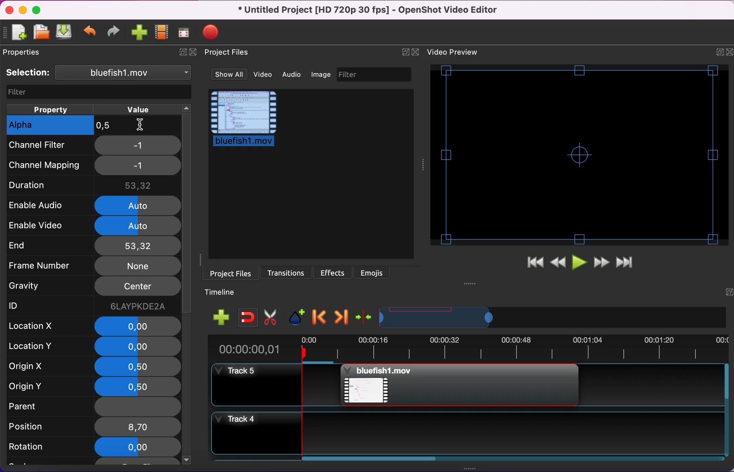 The width and height of the screenshot is (734, 472). Describe the element at coordinates (136, 287) in the screenshot. I see `center` at that location.